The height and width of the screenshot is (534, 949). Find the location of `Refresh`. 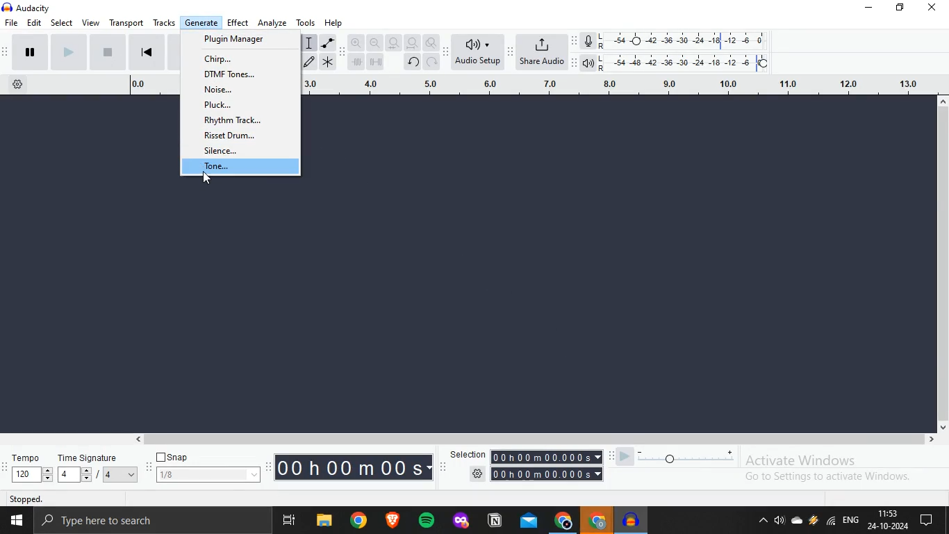

Refresh is located at coordinates (432, 63).